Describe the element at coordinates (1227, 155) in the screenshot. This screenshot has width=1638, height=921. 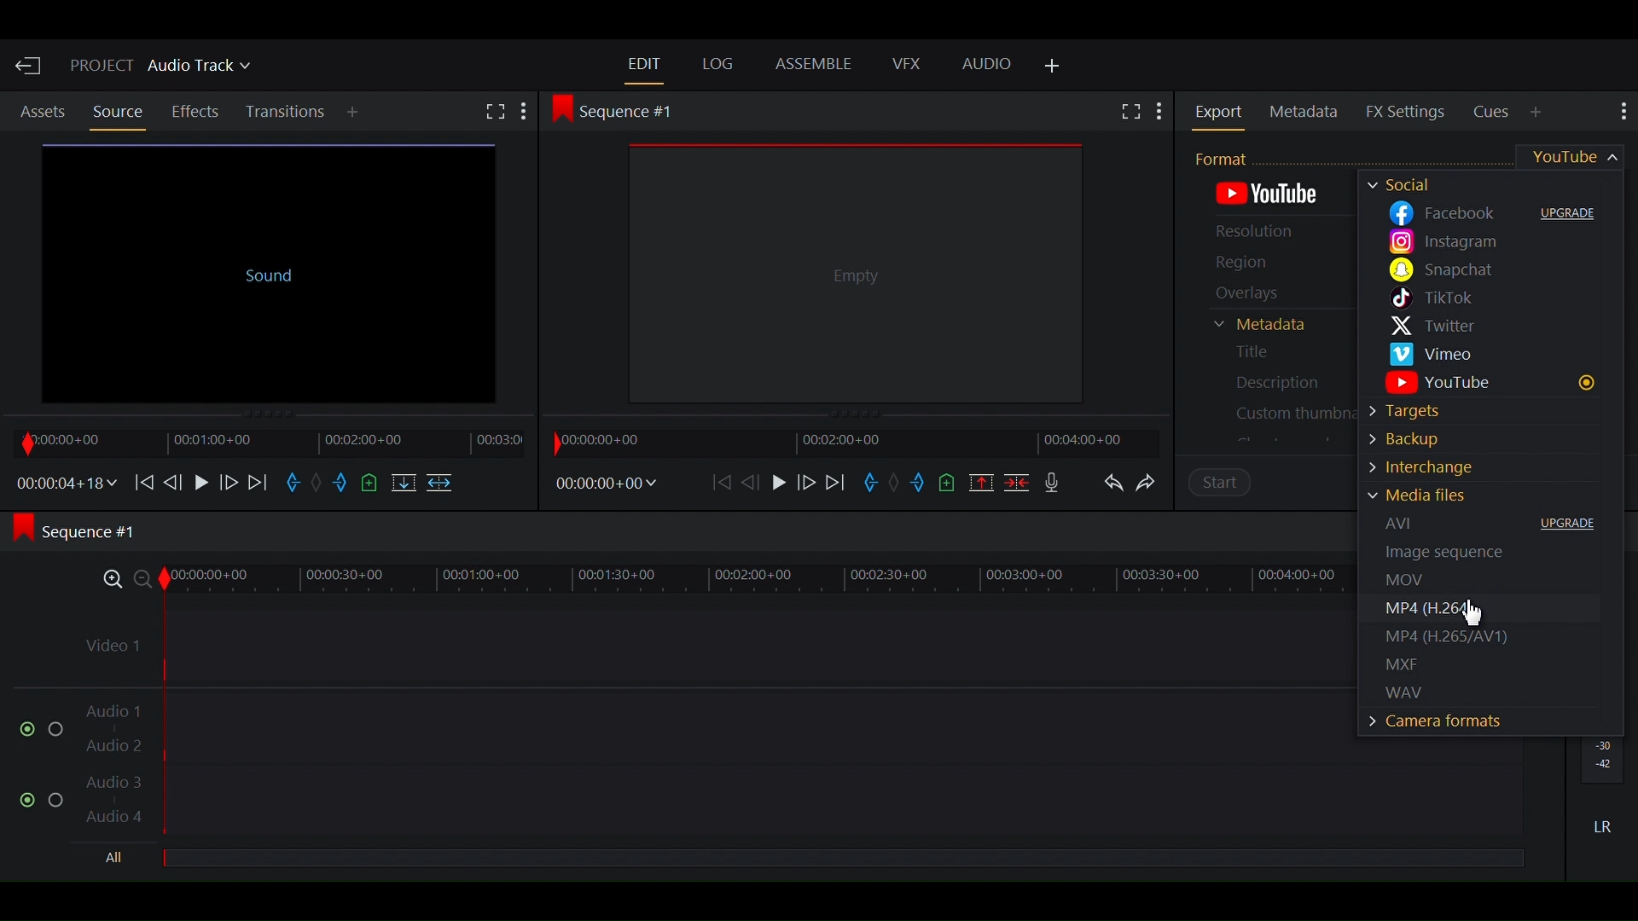
I see `Format` at that location.